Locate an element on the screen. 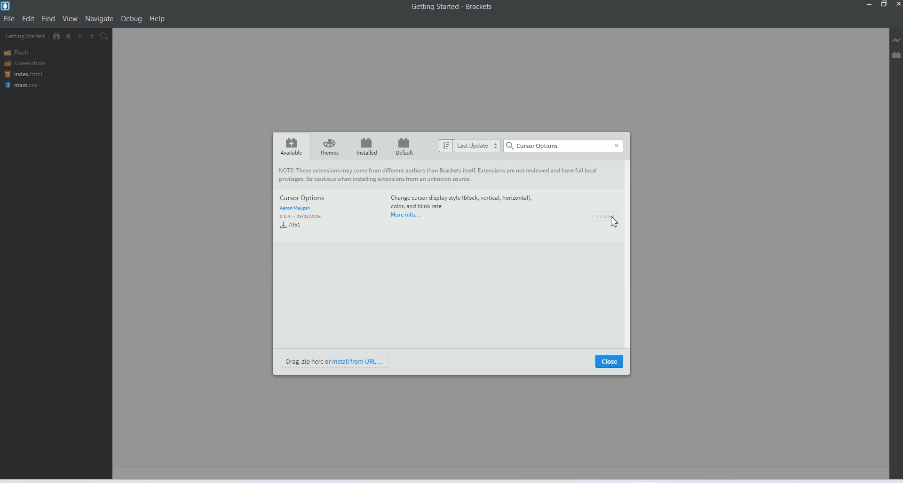 This screenshot has height=483, width=903. main.css is located at coordinates (23, 85).